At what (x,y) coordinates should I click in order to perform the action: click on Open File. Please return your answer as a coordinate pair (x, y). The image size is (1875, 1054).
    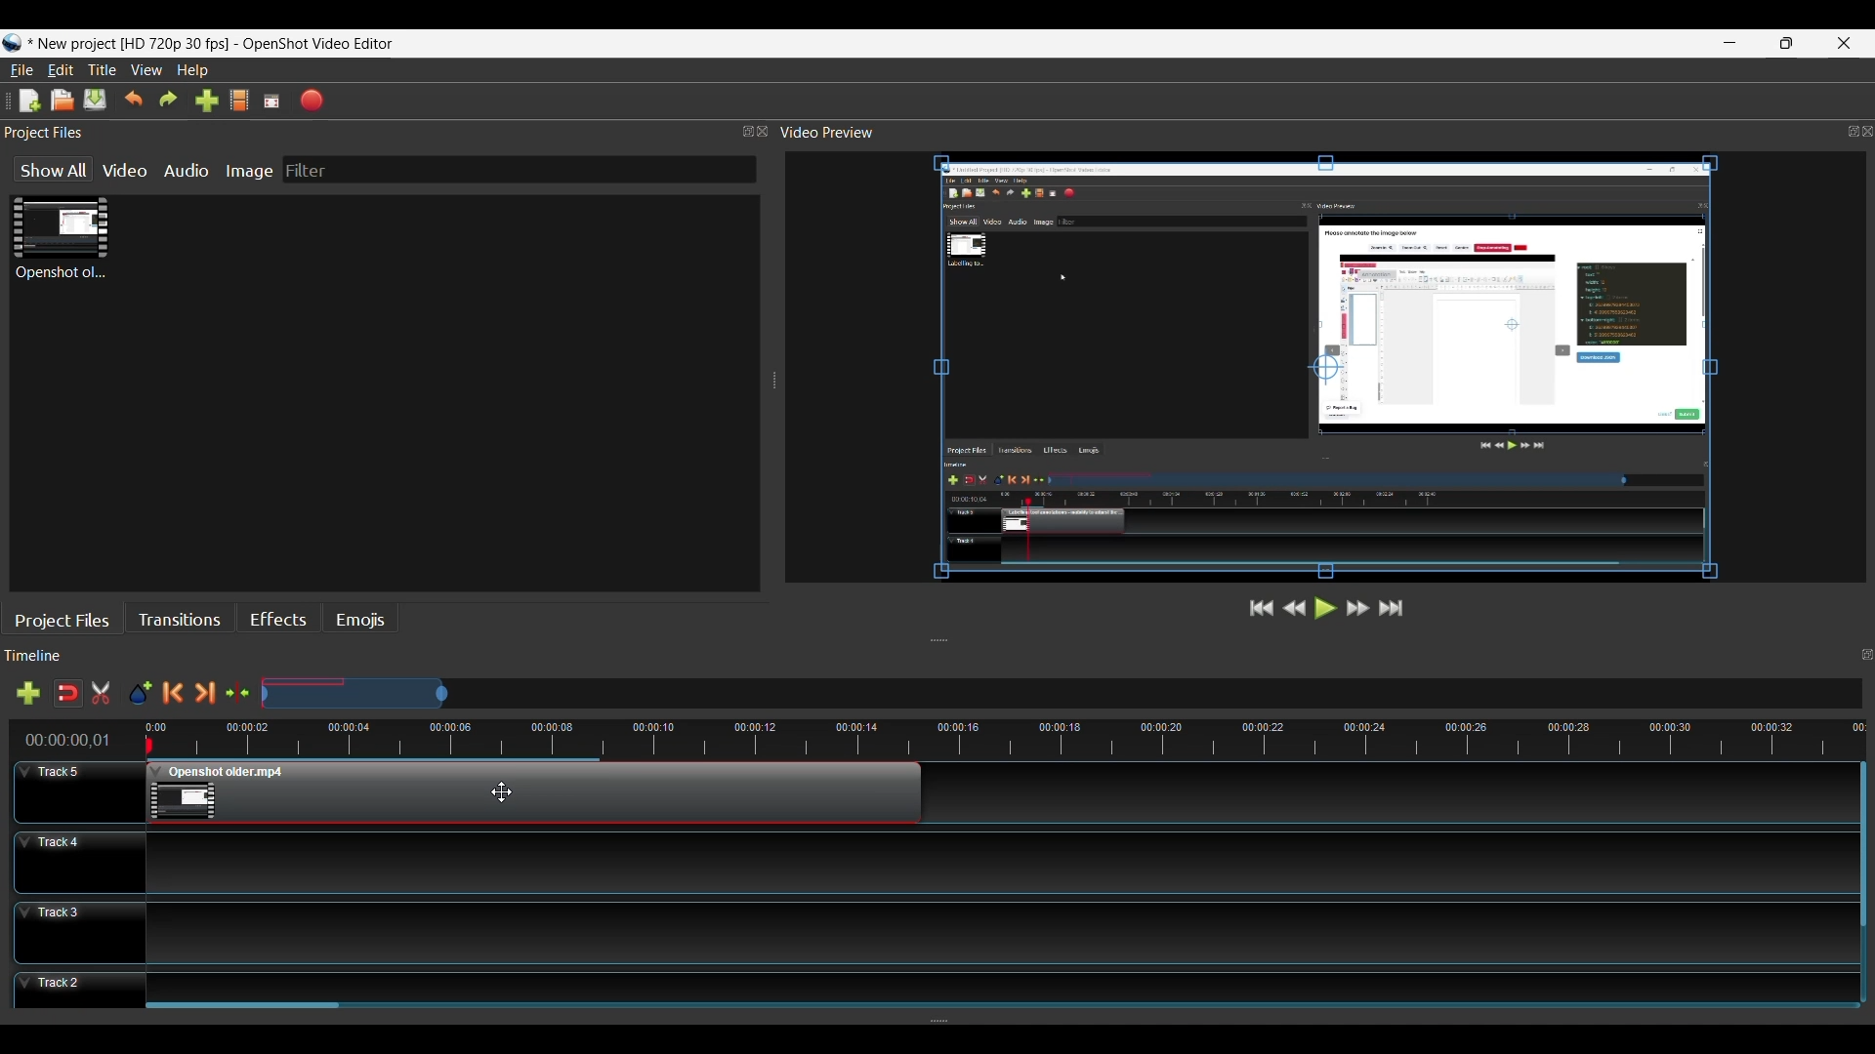
    Looking at the image, I should click on (62, 101).